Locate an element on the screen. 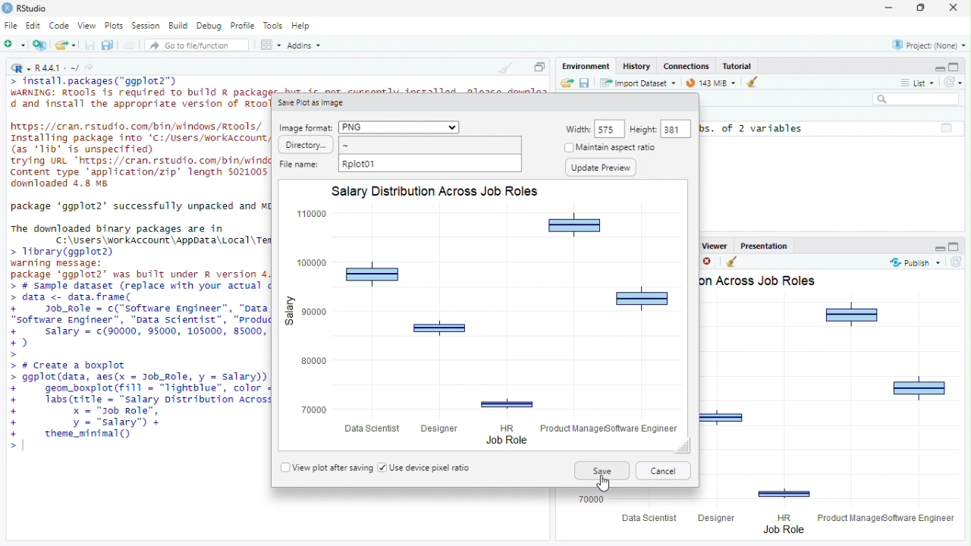 Image resolution: width=971 pixels, height=546 pixels. cancel is located at coordinates (662, 472).